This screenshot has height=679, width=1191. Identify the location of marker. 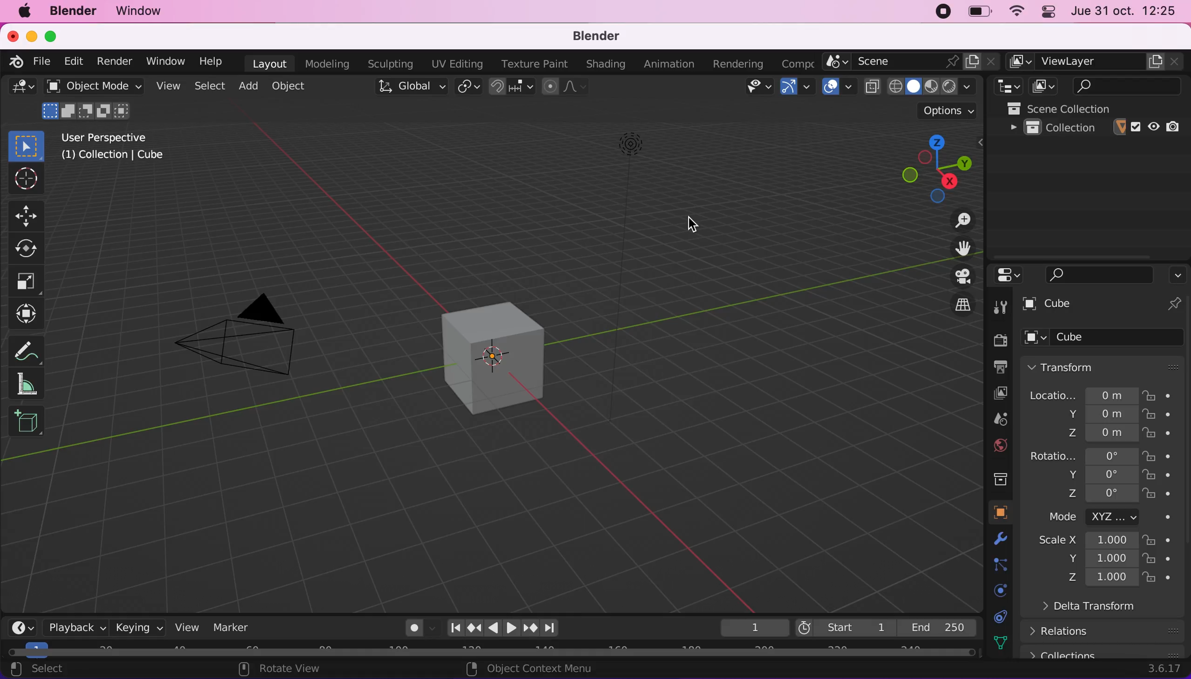
(235, 626).